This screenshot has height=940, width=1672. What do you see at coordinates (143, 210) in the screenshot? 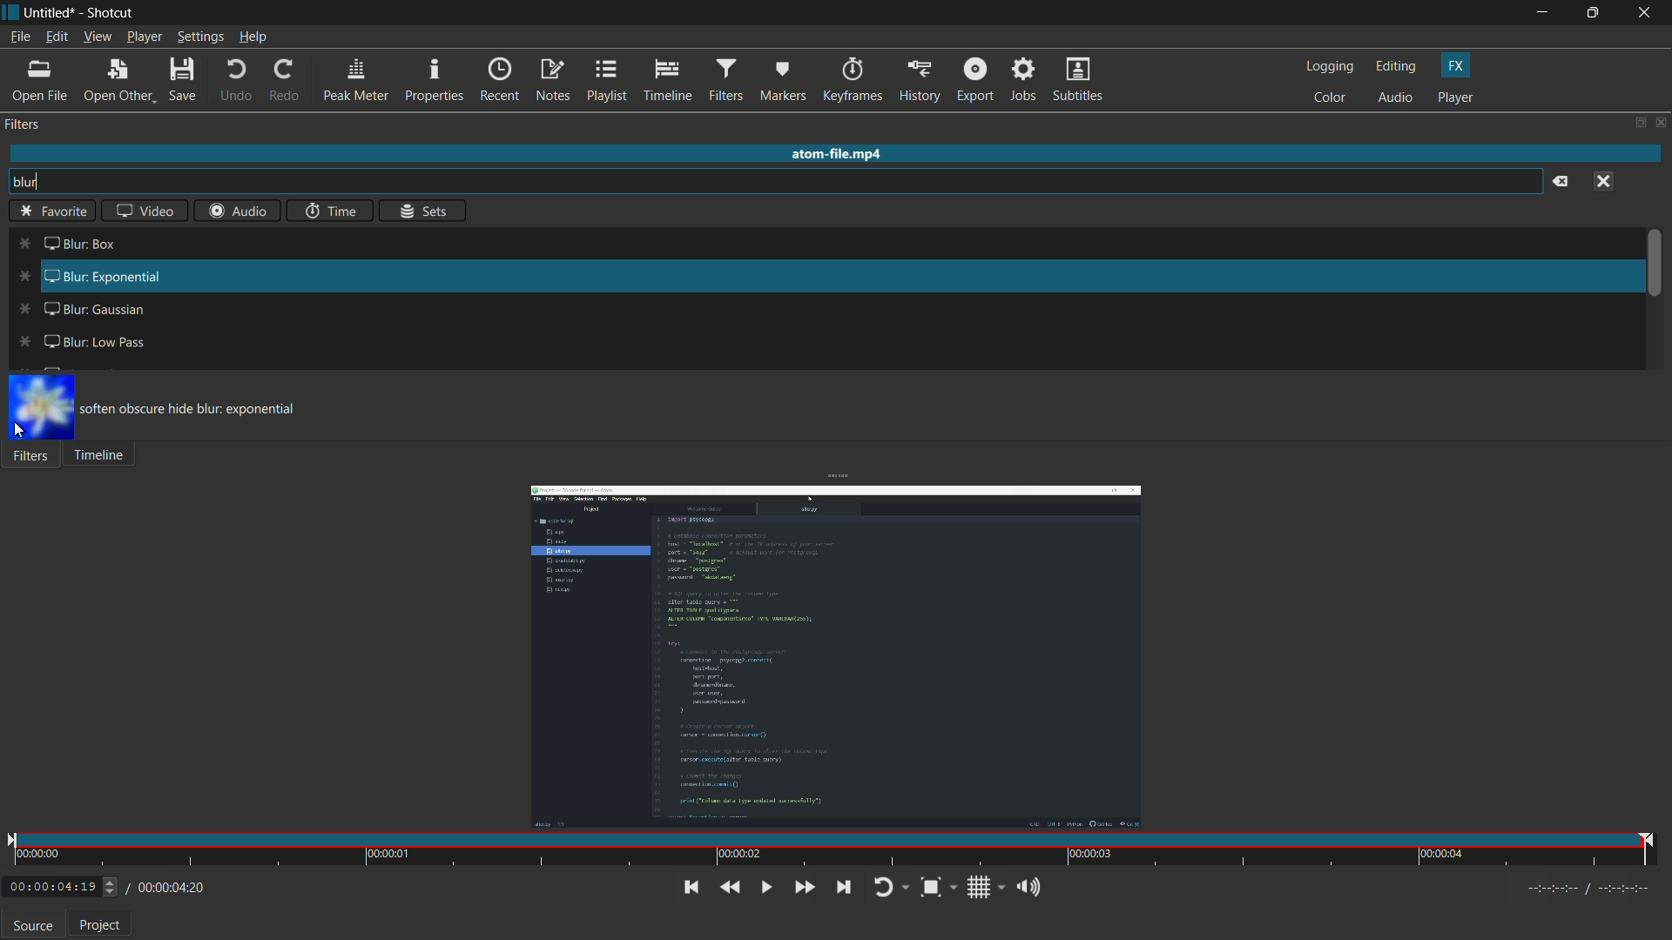
I see `video` at bounding box center [143, 210].